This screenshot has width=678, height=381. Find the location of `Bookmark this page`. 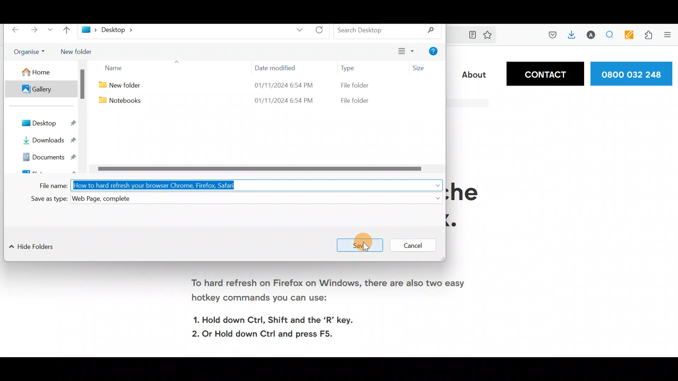

Bookmark this page is located at coordinates (490, 36).